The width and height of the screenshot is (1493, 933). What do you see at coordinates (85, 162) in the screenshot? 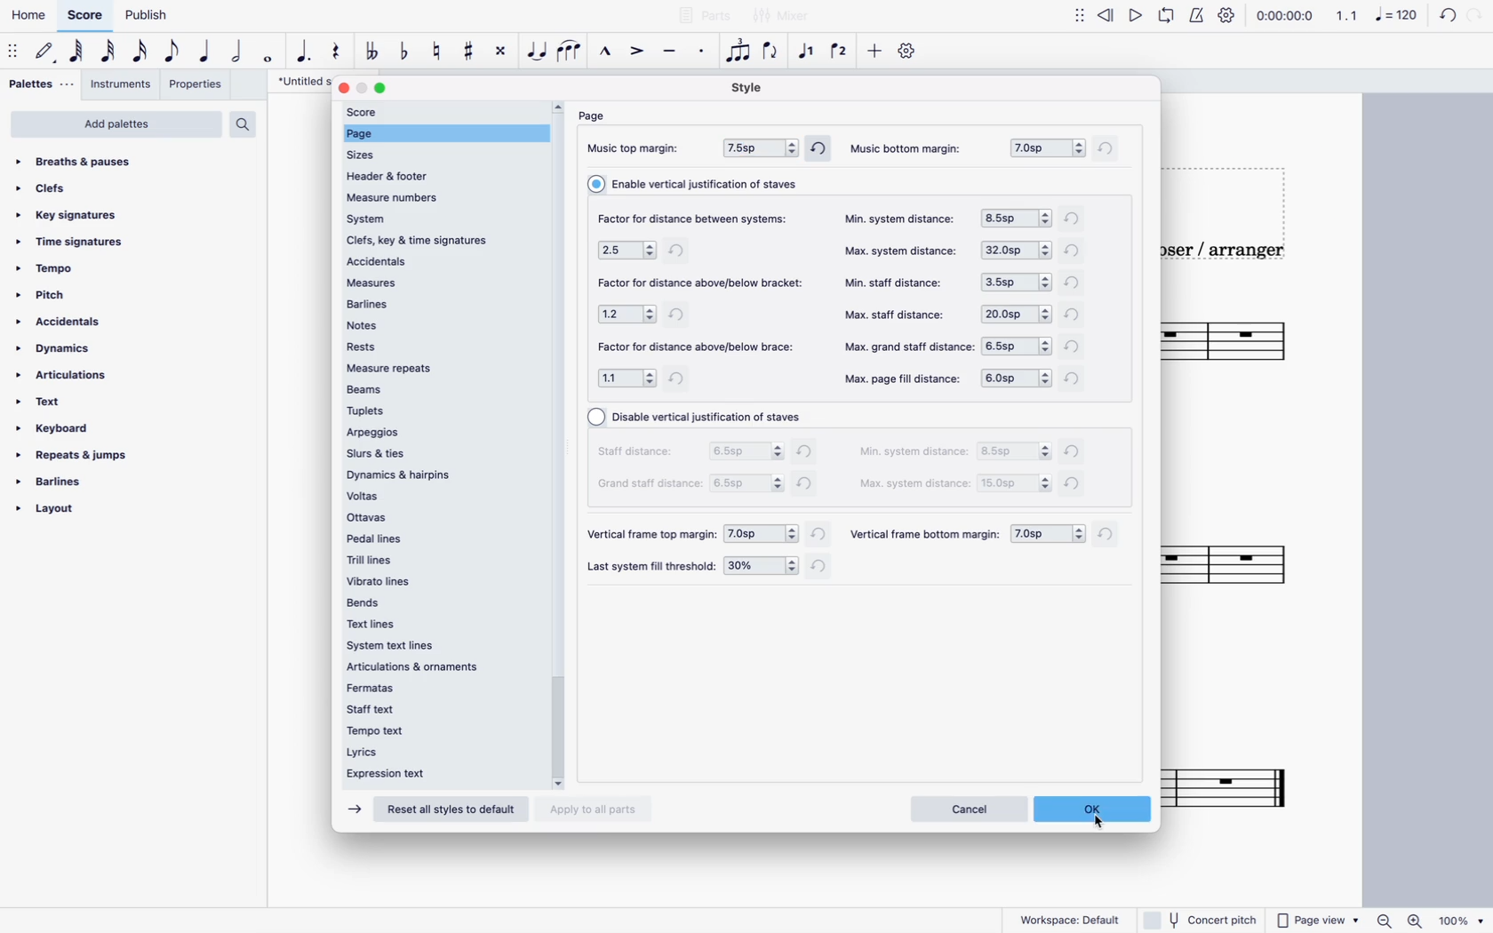
I see `breaths & pauses` at bounding box center [85, 162].